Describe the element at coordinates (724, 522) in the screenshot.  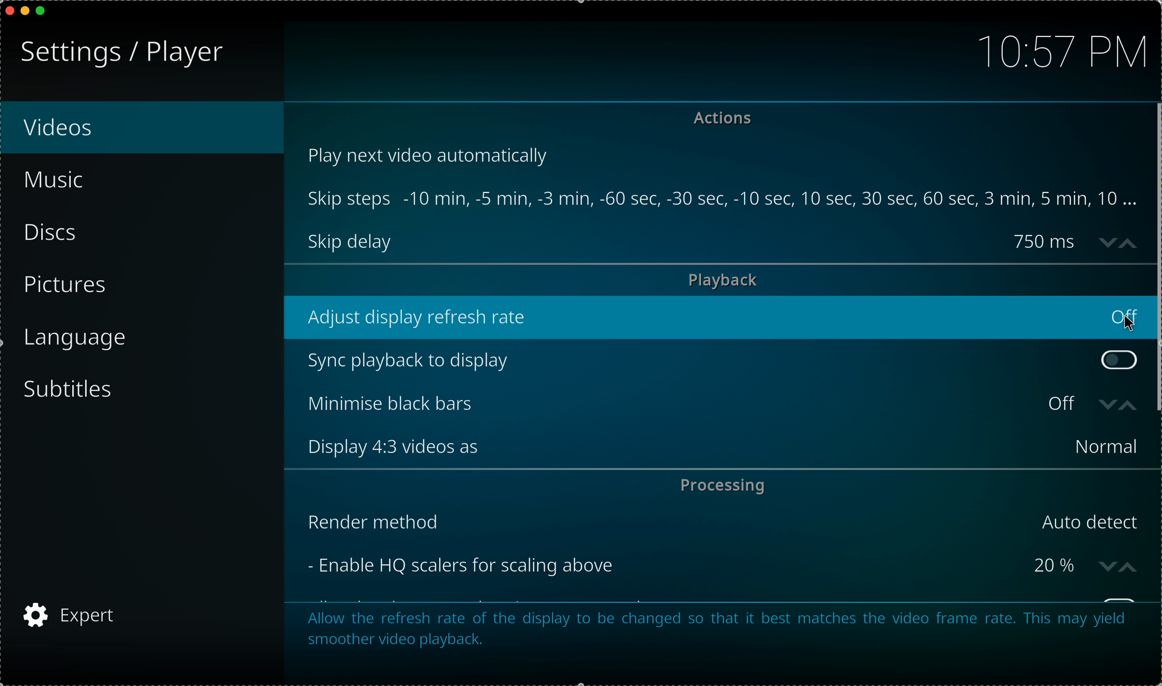
I see `render method  Auto detect` at that location.